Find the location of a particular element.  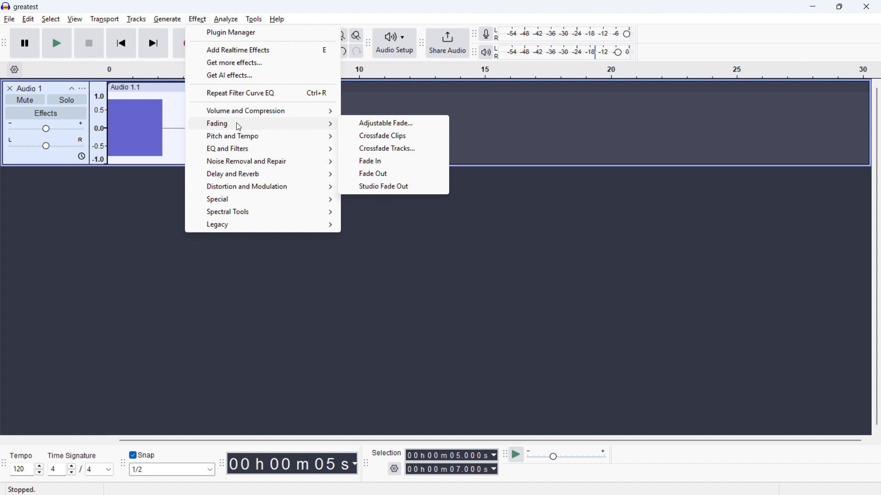

Selection start time  is located at coordinates (452, 455).